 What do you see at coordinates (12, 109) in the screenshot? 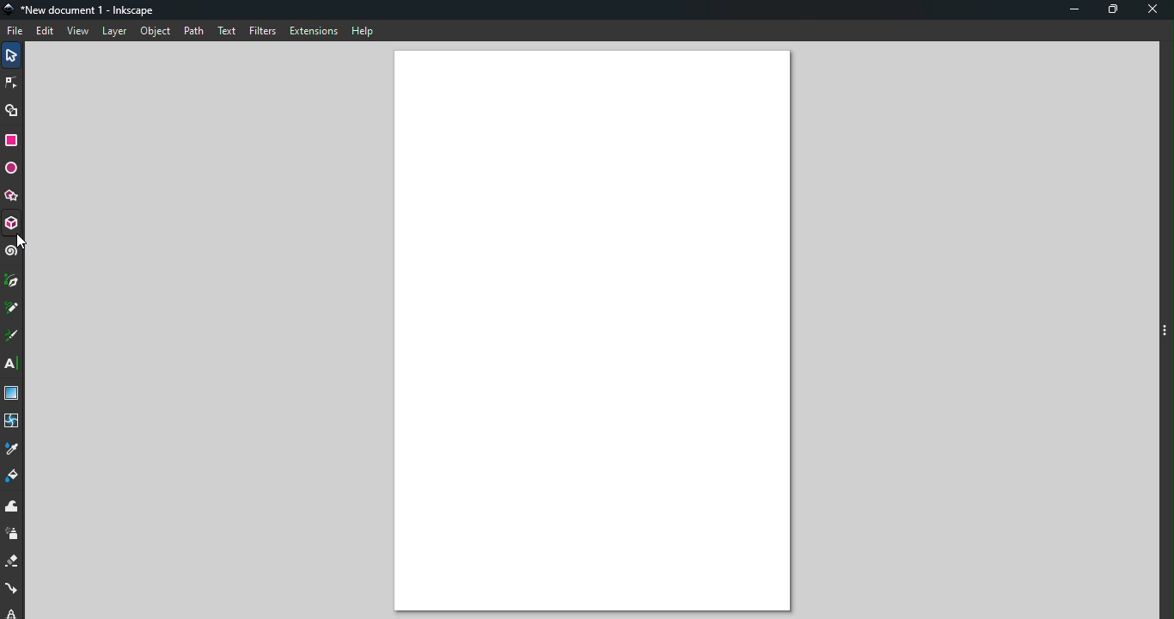
I see `Shape builder tool` at bounding box center [12, 109].